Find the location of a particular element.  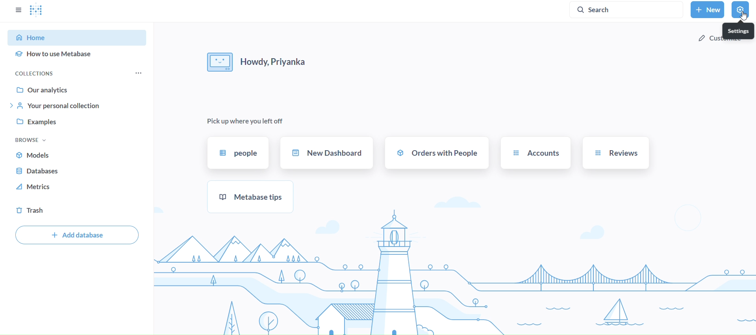

settings is located at coordinates (740, 9).